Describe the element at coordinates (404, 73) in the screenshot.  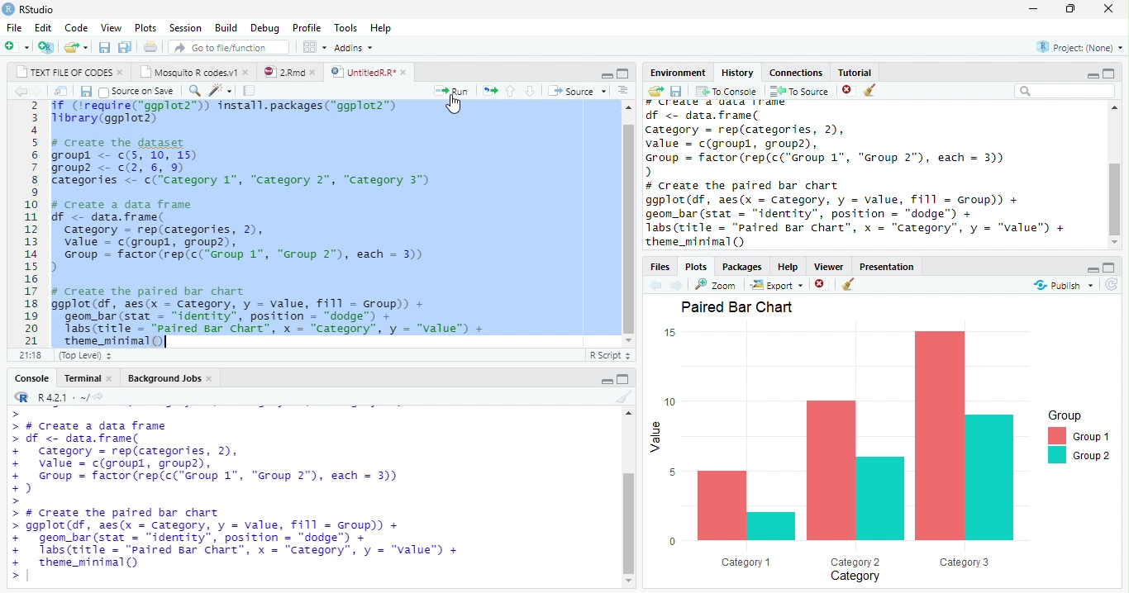
I see `close` at that location.